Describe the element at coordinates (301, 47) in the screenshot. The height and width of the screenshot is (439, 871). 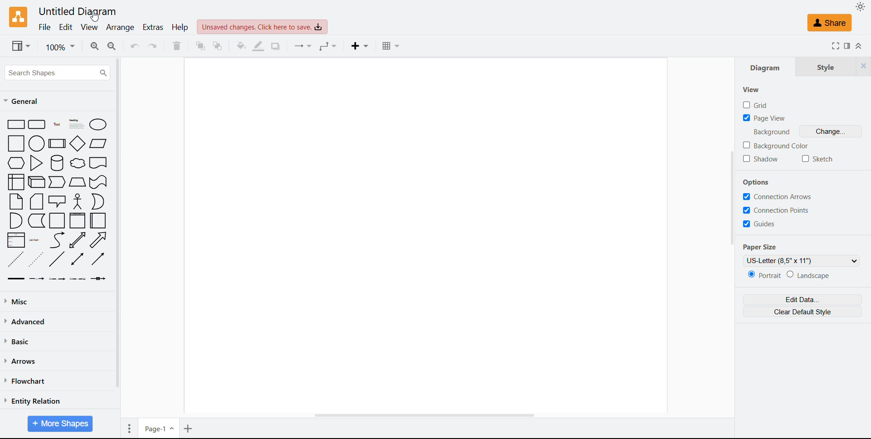
I see `Connectors ` at that location.